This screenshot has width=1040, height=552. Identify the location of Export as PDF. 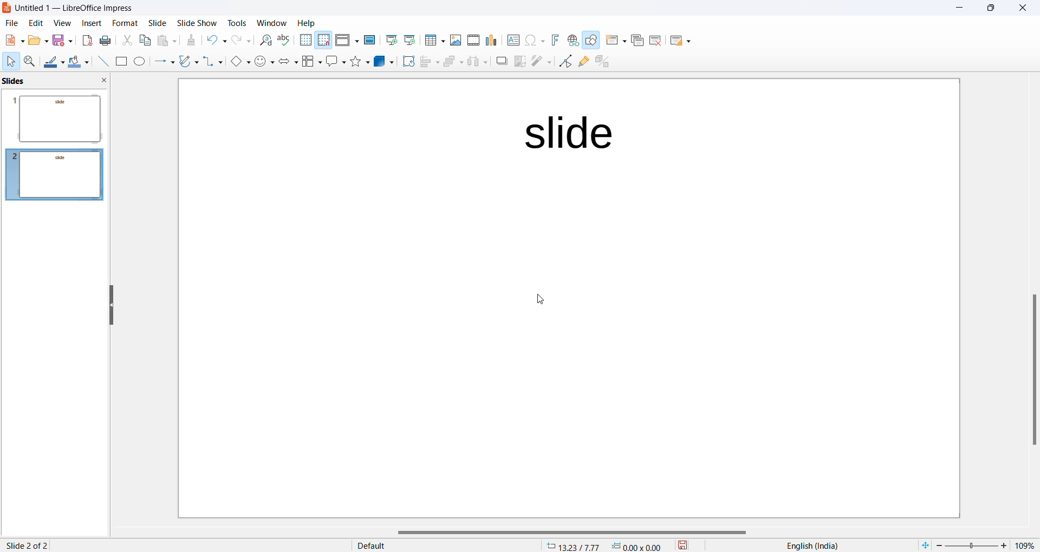
(86, 41).